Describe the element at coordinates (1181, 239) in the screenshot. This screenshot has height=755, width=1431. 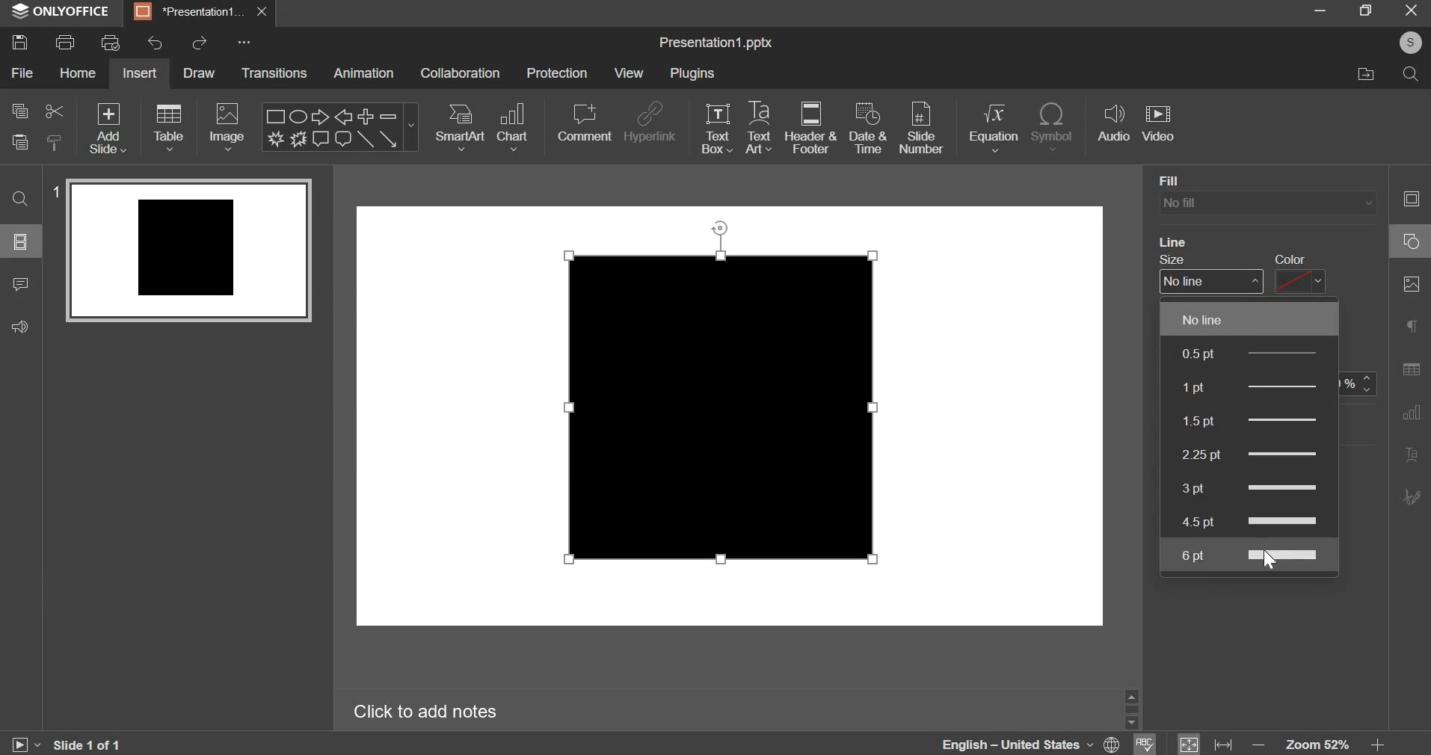
I see `Line` at that location.